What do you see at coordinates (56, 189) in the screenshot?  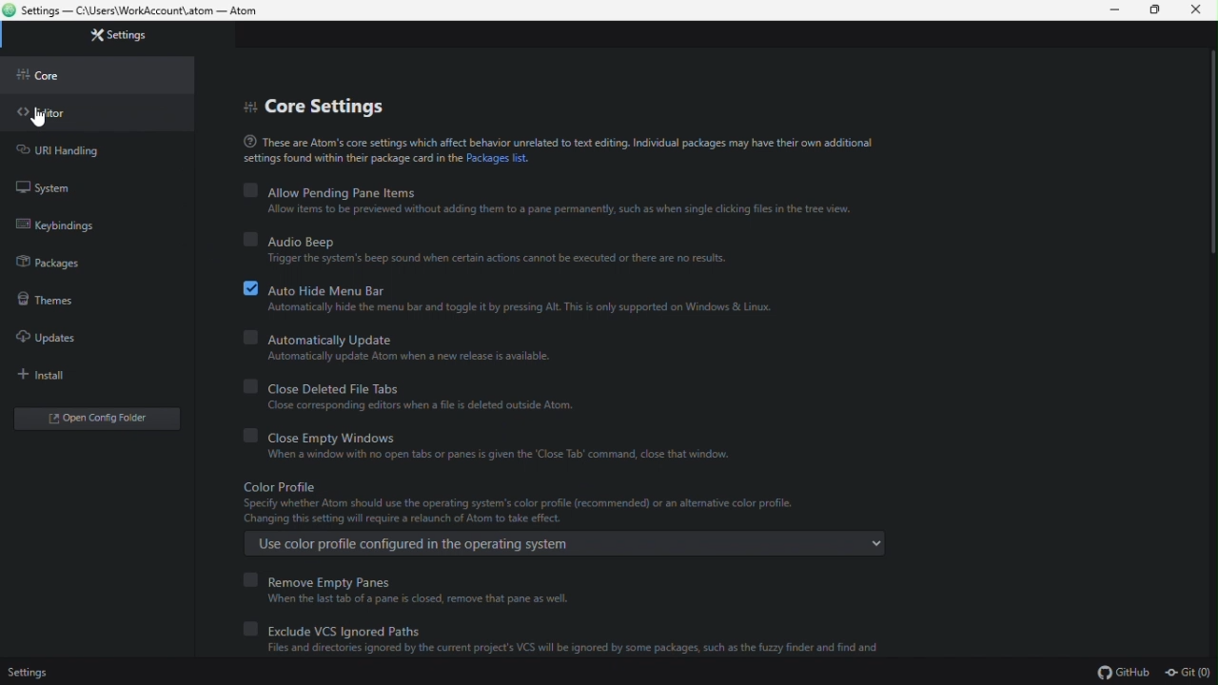 I see `System` at bounding box center [56, 189].